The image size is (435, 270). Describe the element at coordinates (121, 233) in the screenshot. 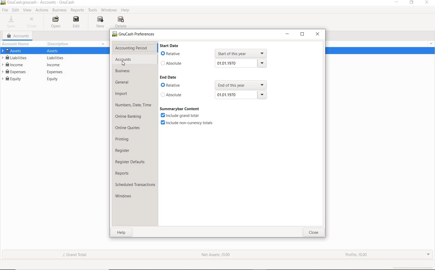

I see `help` at that location.